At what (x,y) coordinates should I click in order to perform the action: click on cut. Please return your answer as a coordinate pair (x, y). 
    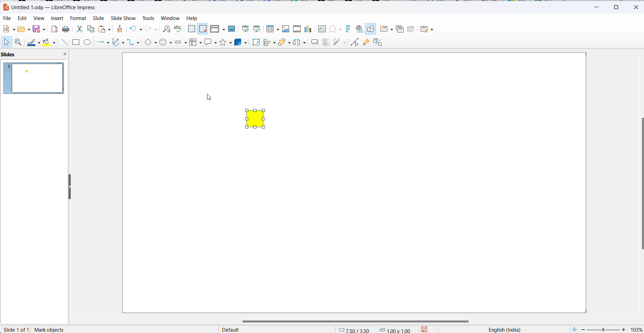
    Looking at the image, I should click on (79, 30).